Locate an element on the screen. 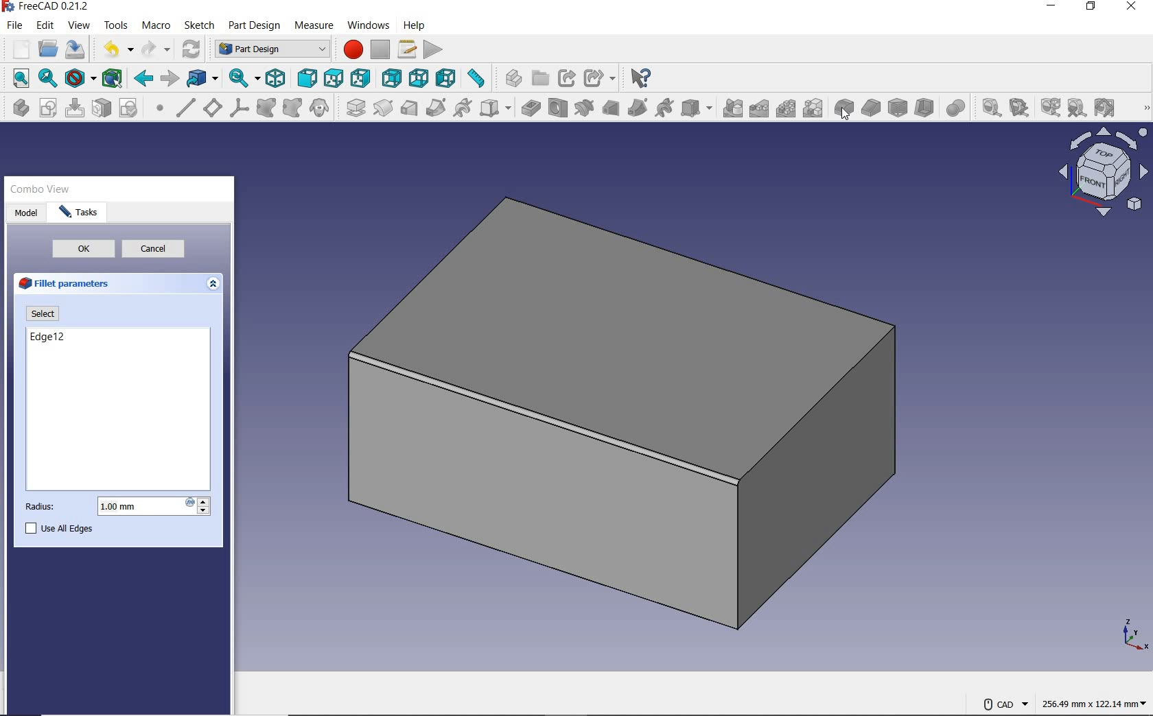 Image resolution: width=1153 pixels, height=716 pixels. task is located at coordinates (80, 214).